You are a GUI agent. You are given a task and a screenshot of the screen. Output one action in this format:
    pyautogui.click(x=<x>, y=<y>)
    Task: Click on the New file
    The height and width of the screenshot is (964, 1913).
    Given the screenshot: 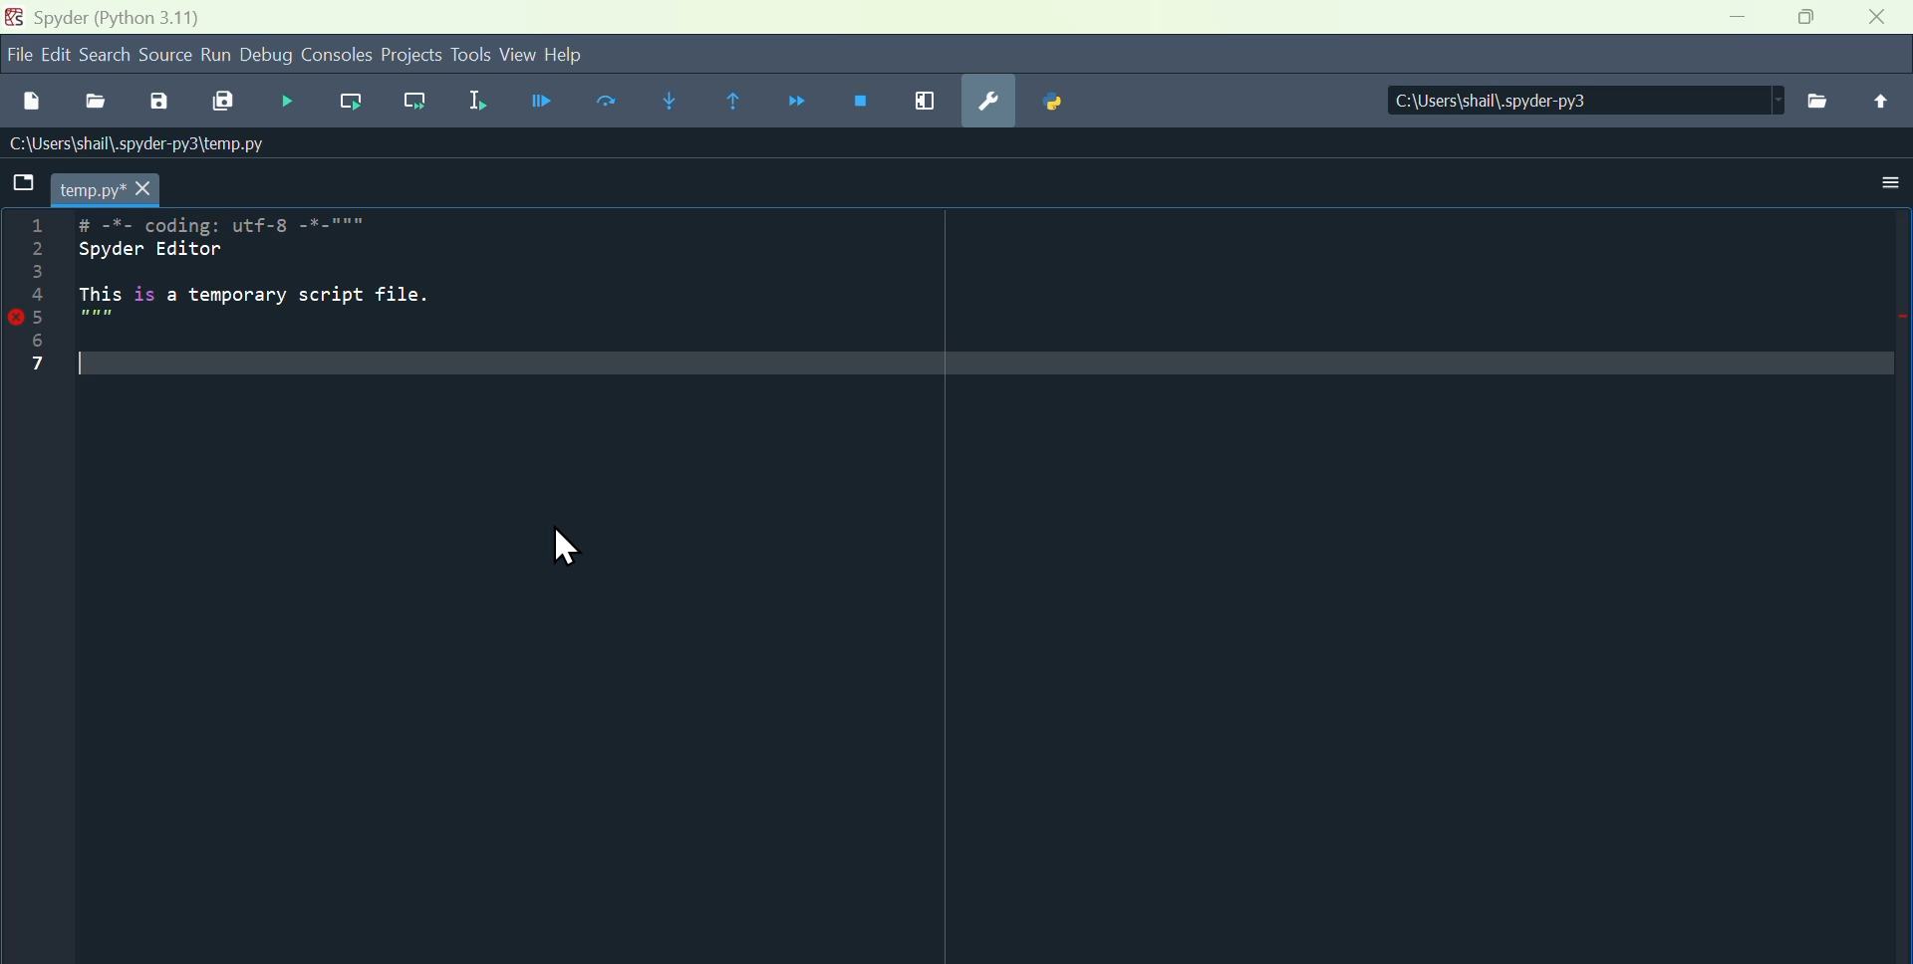 What is the action you would take?
    pyautogui.click(x=25, y=101)
    